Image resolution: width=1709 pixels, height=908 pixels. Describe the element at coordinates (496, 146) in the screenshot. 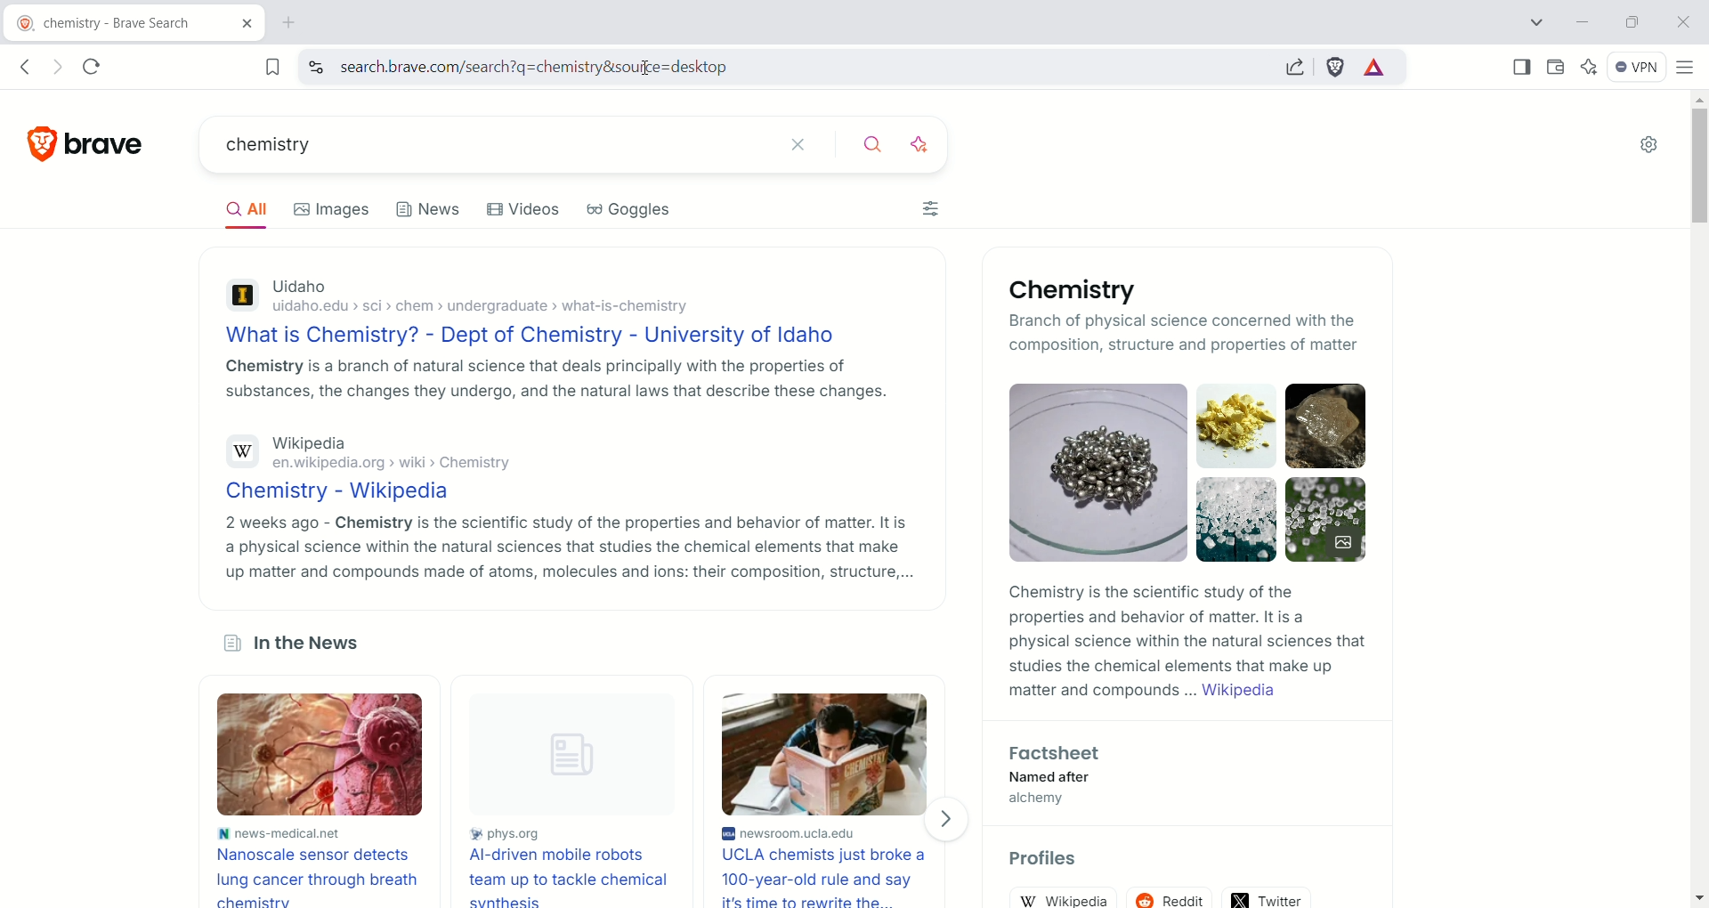

I see `chemistry` at that location.